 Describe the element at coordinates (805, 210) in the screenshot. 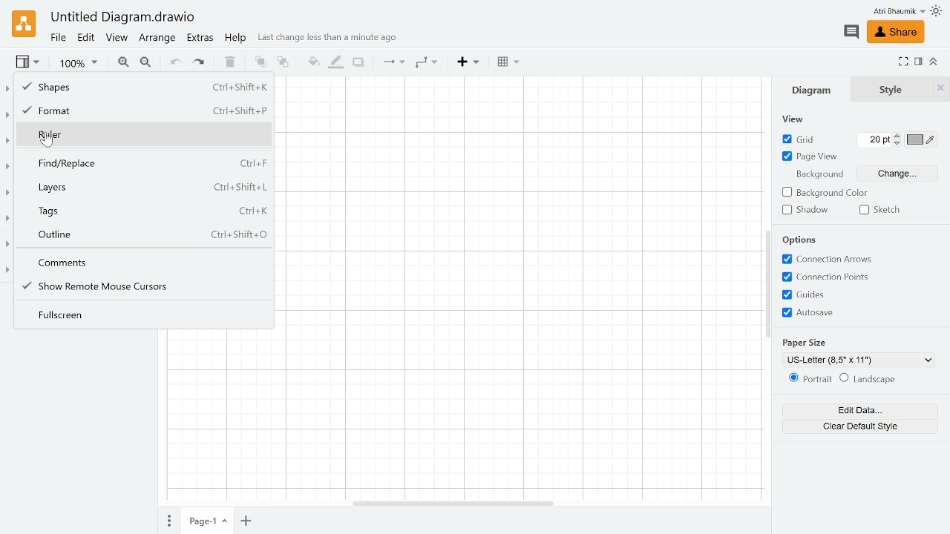

I see `Shadow` at that location.